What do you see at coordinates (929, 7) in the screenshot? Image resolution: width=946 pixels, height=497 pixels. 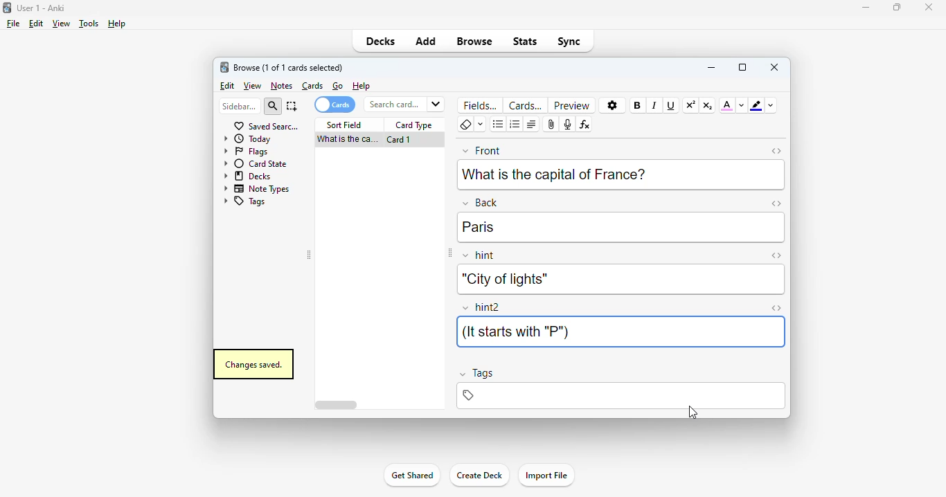 I see `close` at bounding box center [929, 7].